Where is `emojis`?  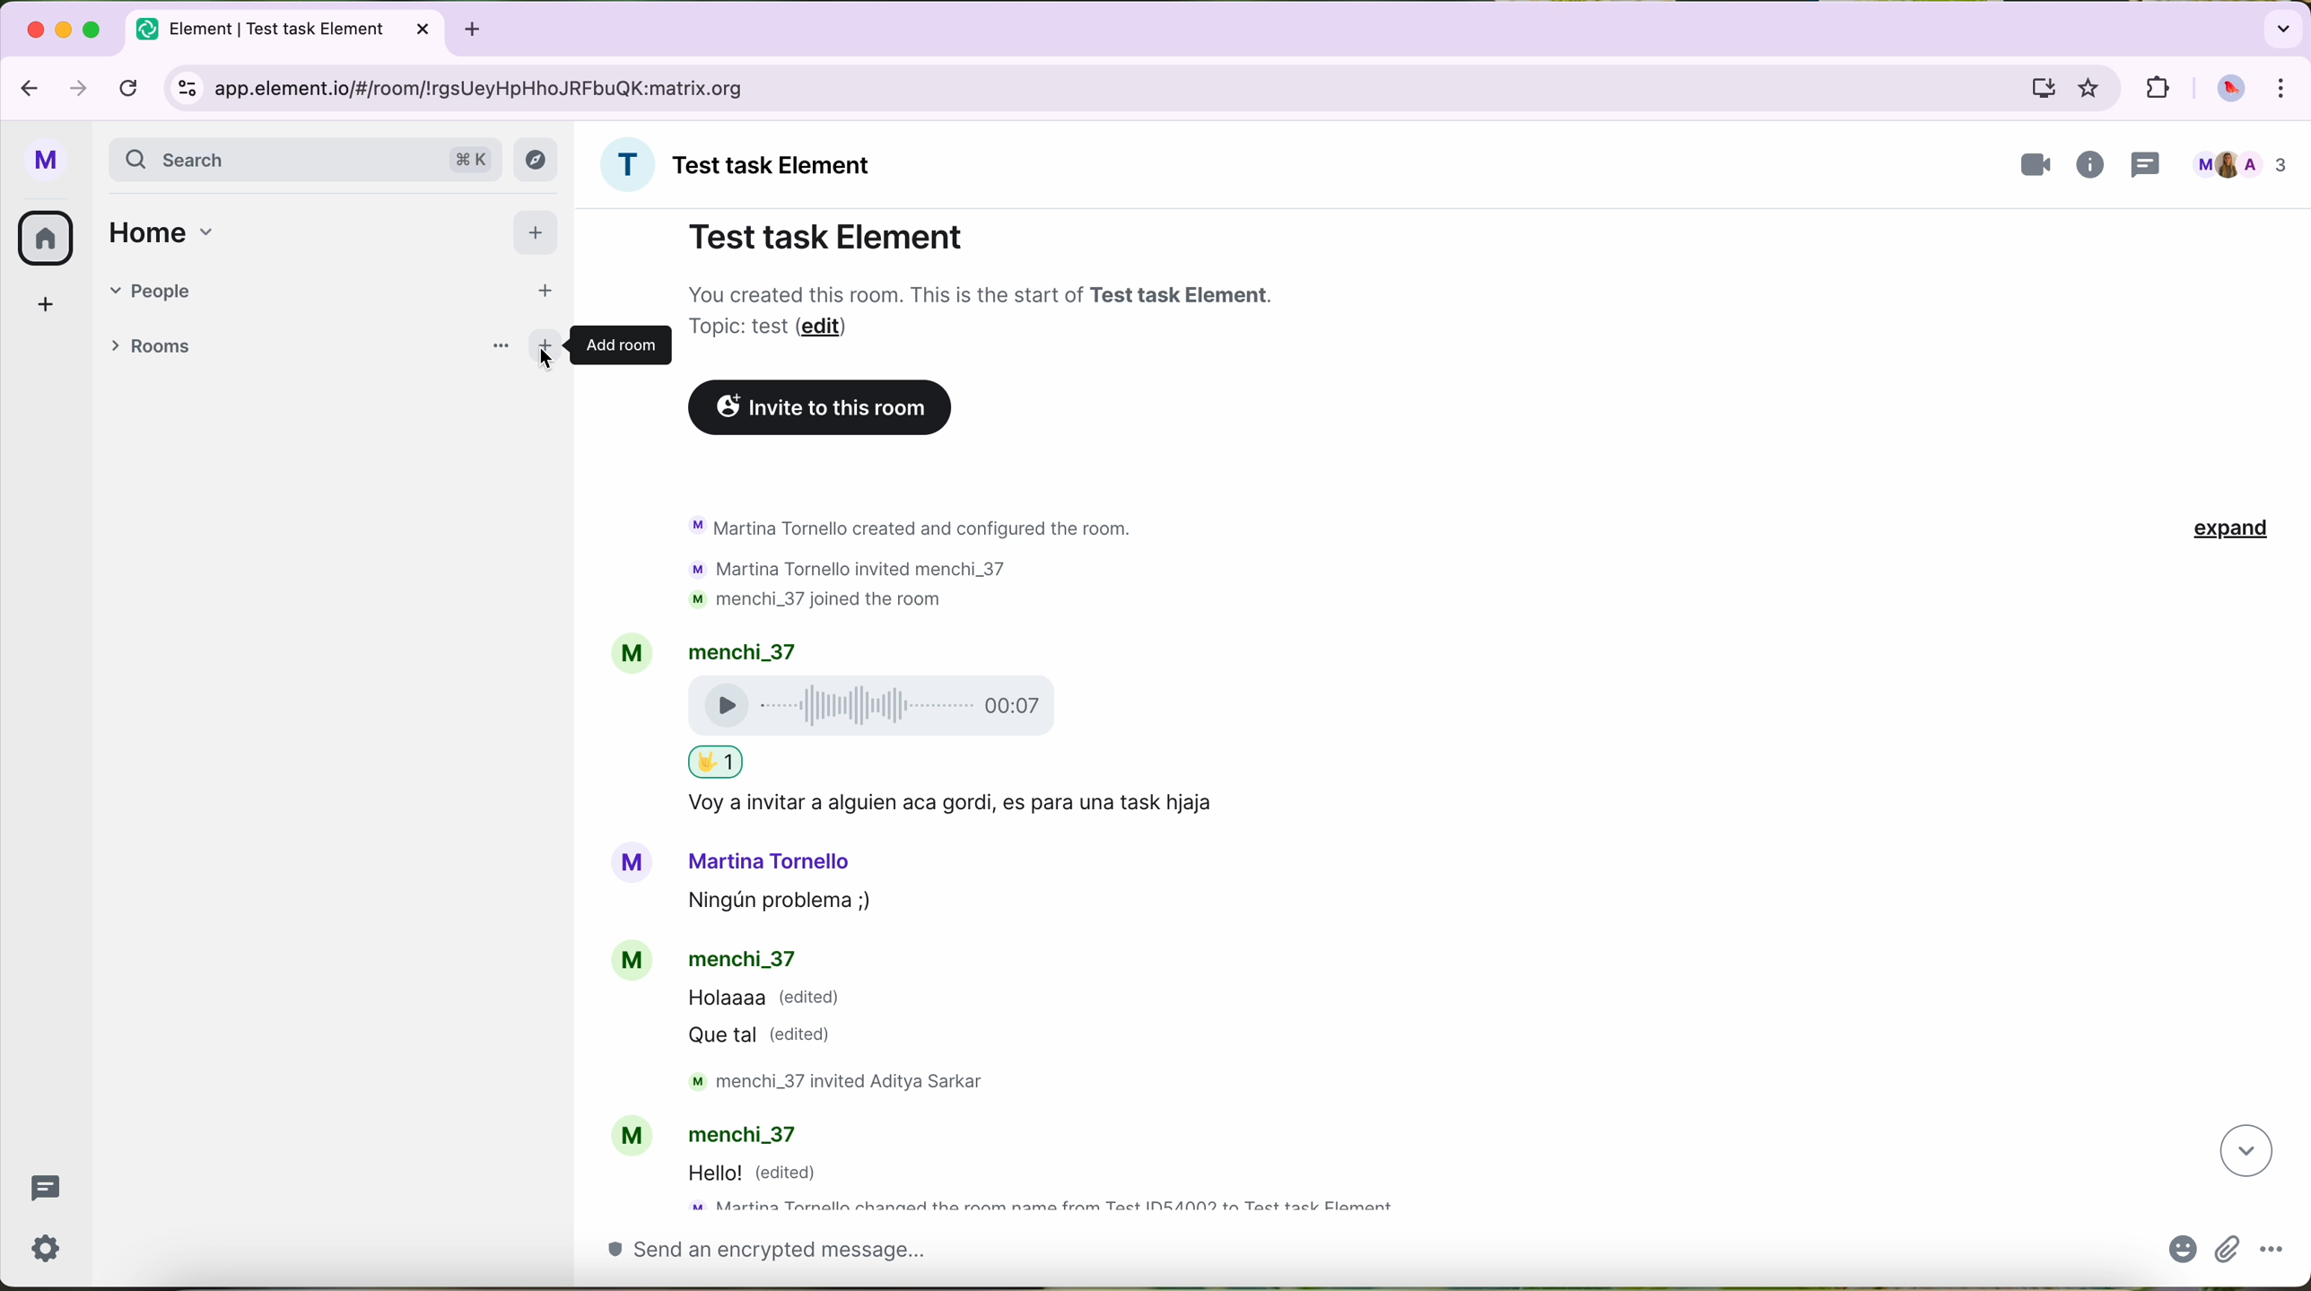
emojis is located at coordinates (2178, 1254).